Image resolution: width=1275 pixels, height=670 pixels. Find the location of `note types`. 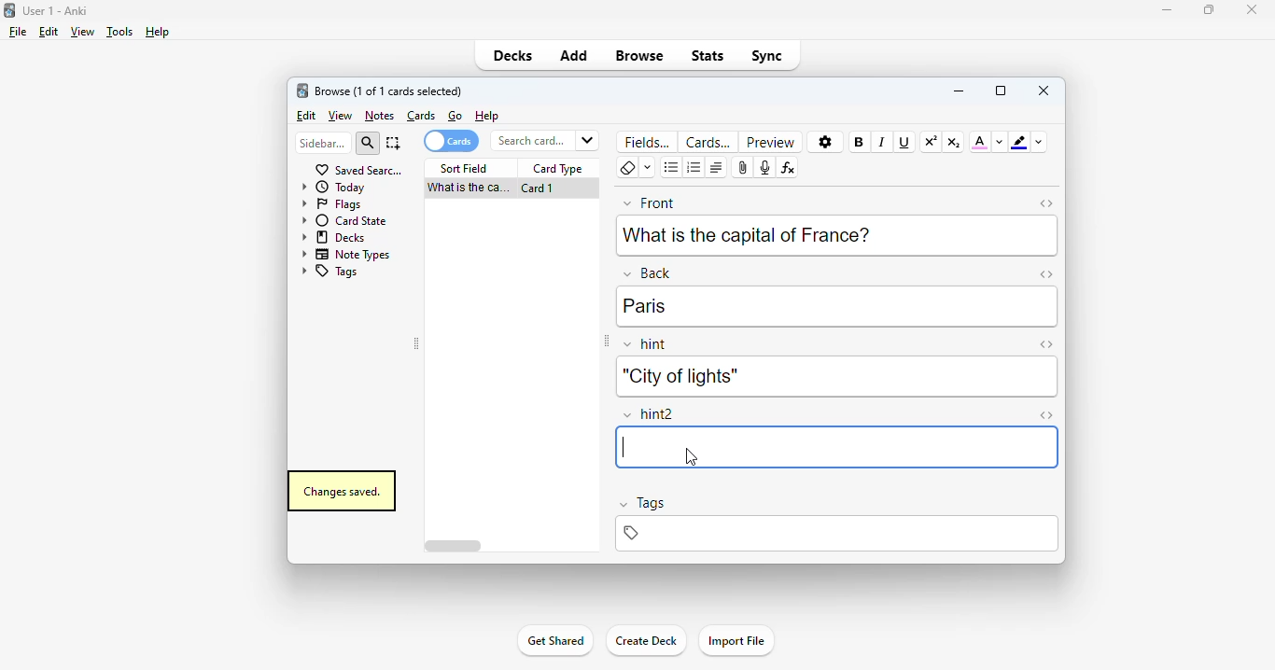

note types is located at coordinates (346, 254).